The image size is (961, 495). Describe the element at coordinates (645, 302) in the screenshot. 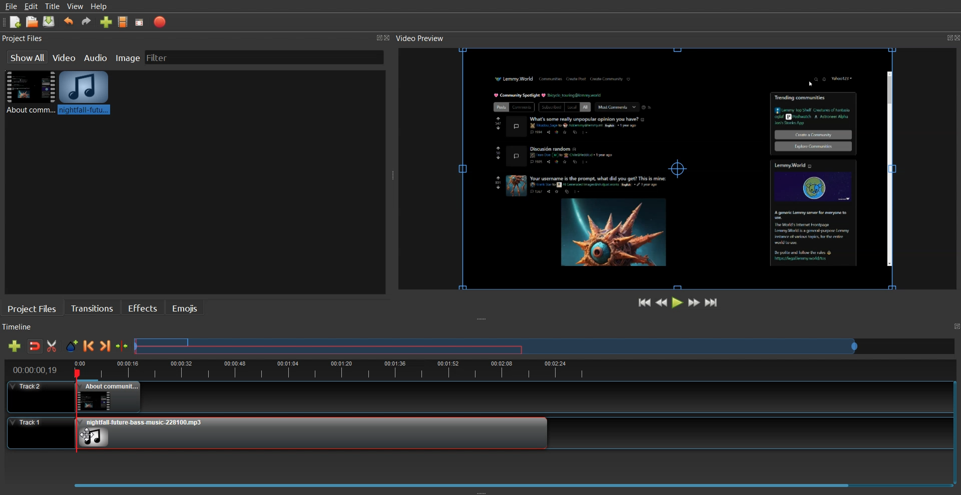

I see `Jump to Start` at that location.